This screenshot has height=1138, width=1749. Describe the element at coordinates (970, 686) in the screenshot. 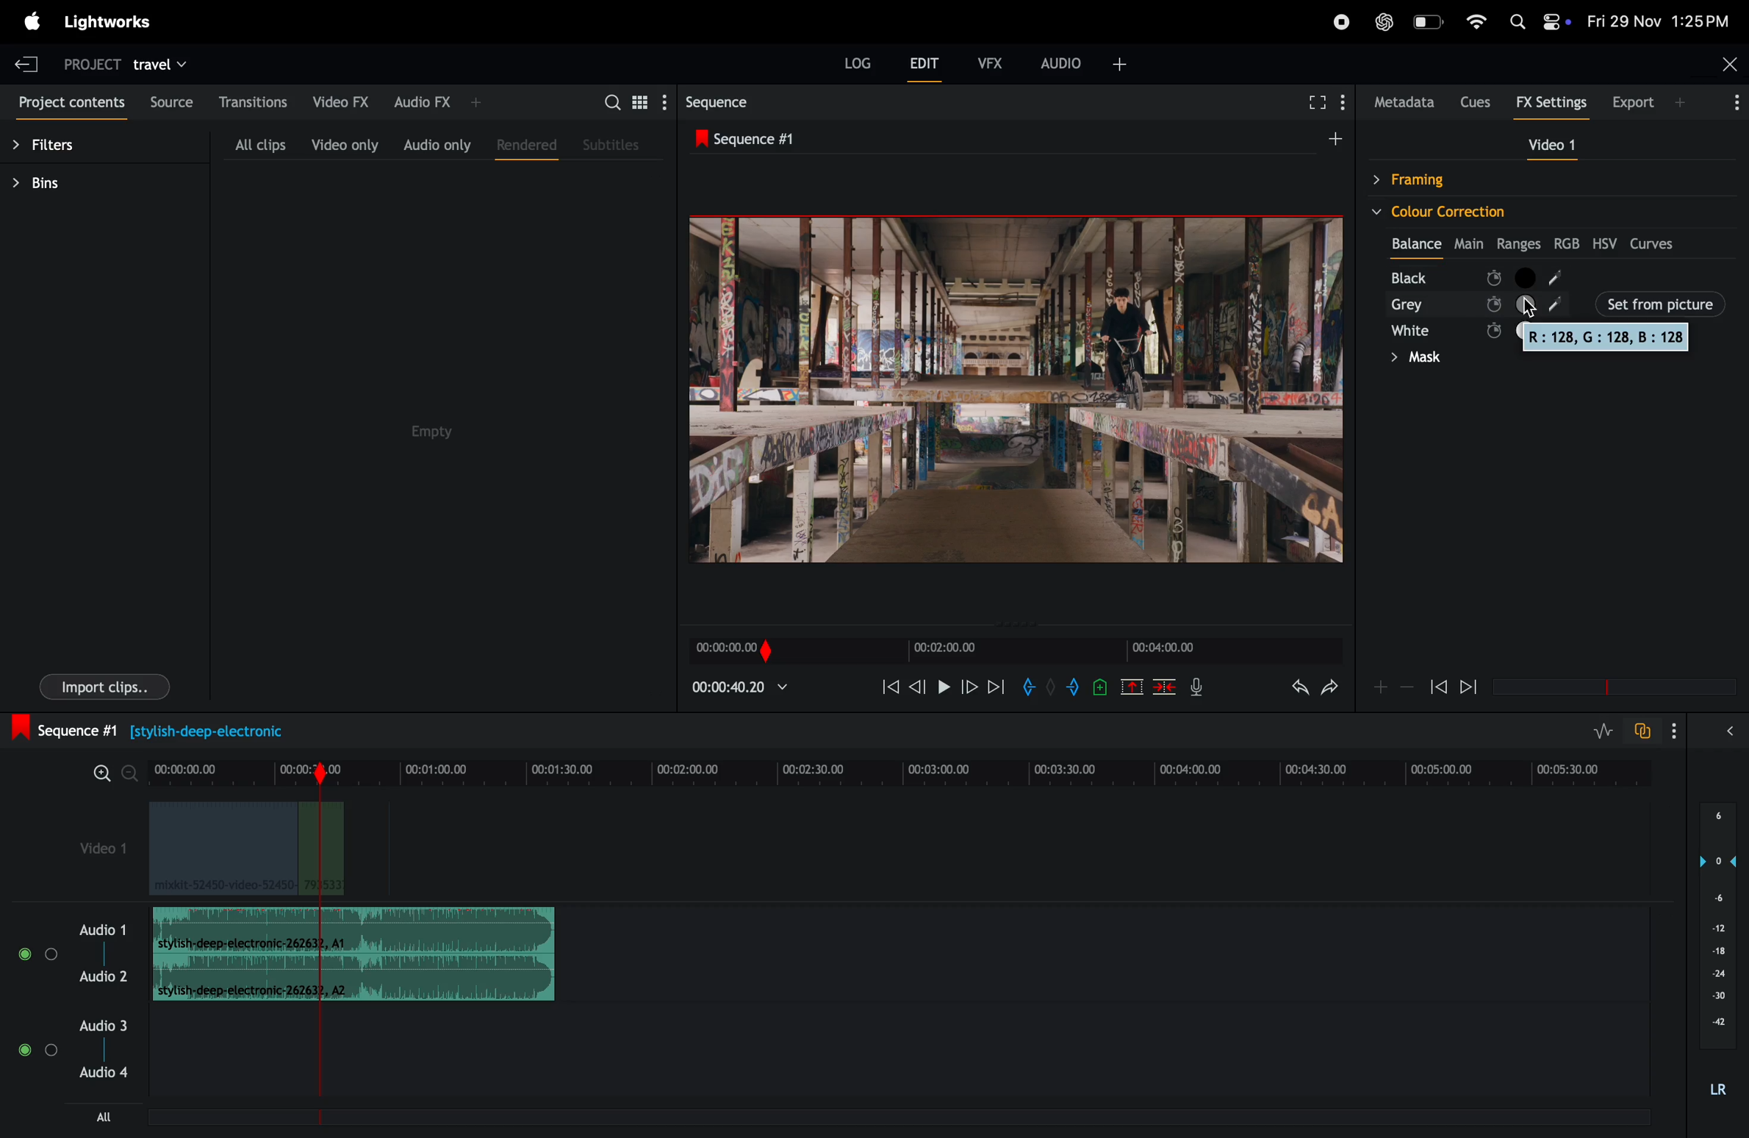

I see `nextframe` at that location.